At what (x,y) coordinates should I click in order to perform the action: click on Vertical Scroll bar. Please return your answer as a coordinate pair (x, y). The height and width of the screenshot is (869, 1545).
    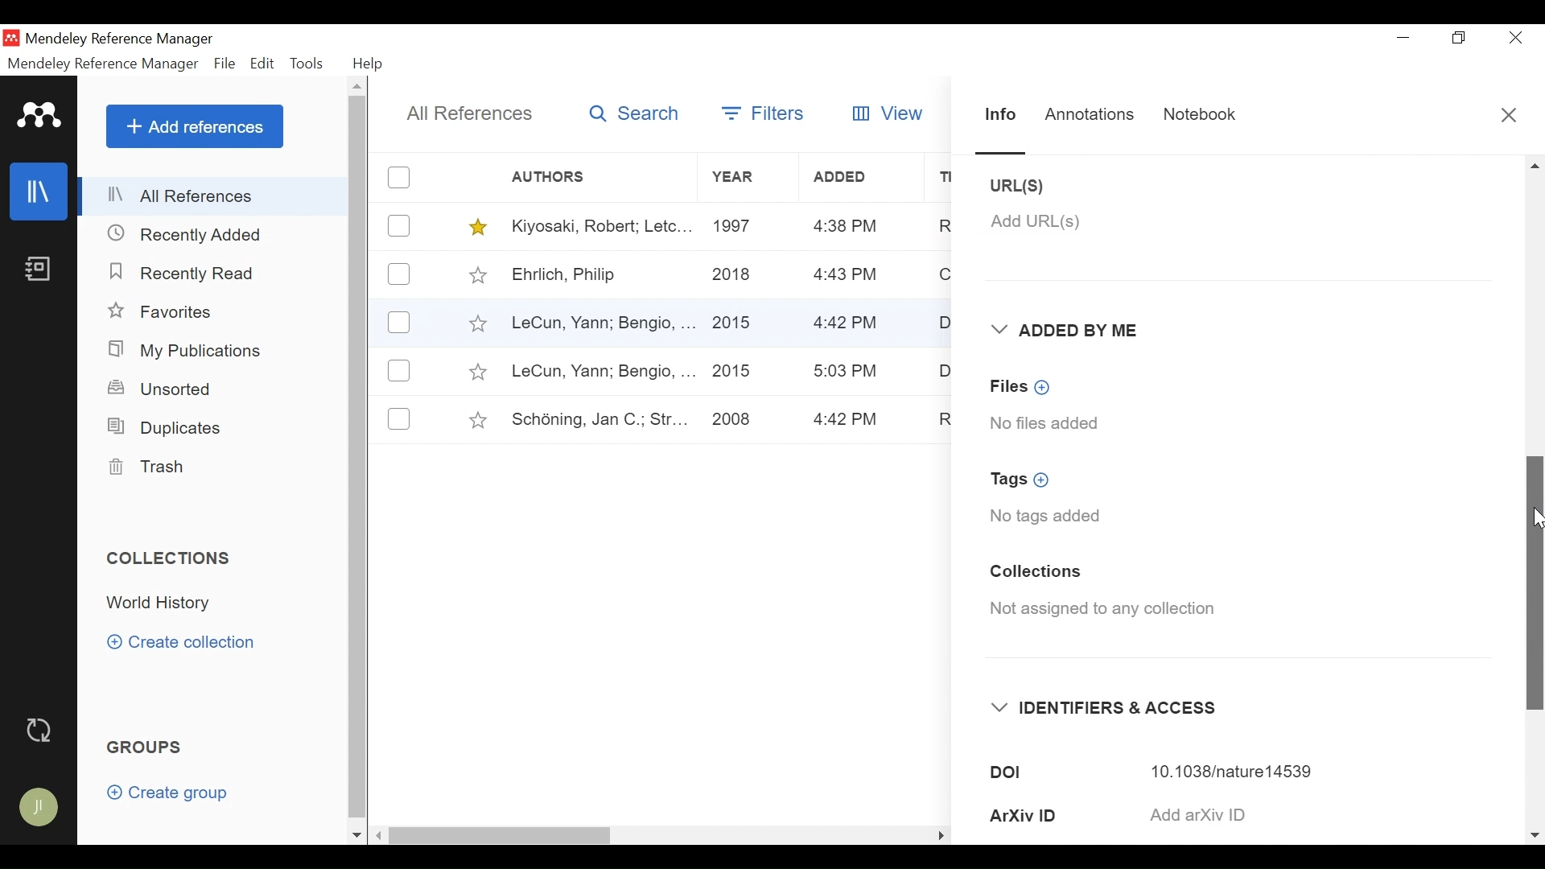
    Looking at the image, I should click on (360, 460).